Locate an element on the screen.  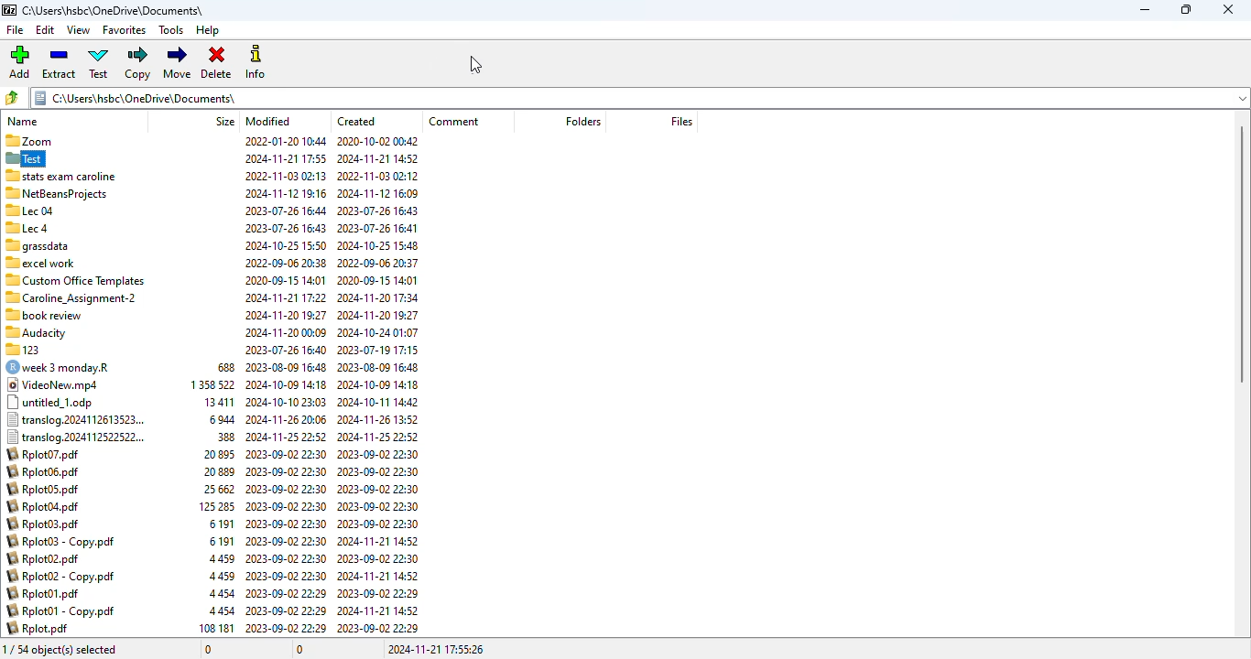
2024-11-21 17:55:26 is located at coordinates (436, 649).